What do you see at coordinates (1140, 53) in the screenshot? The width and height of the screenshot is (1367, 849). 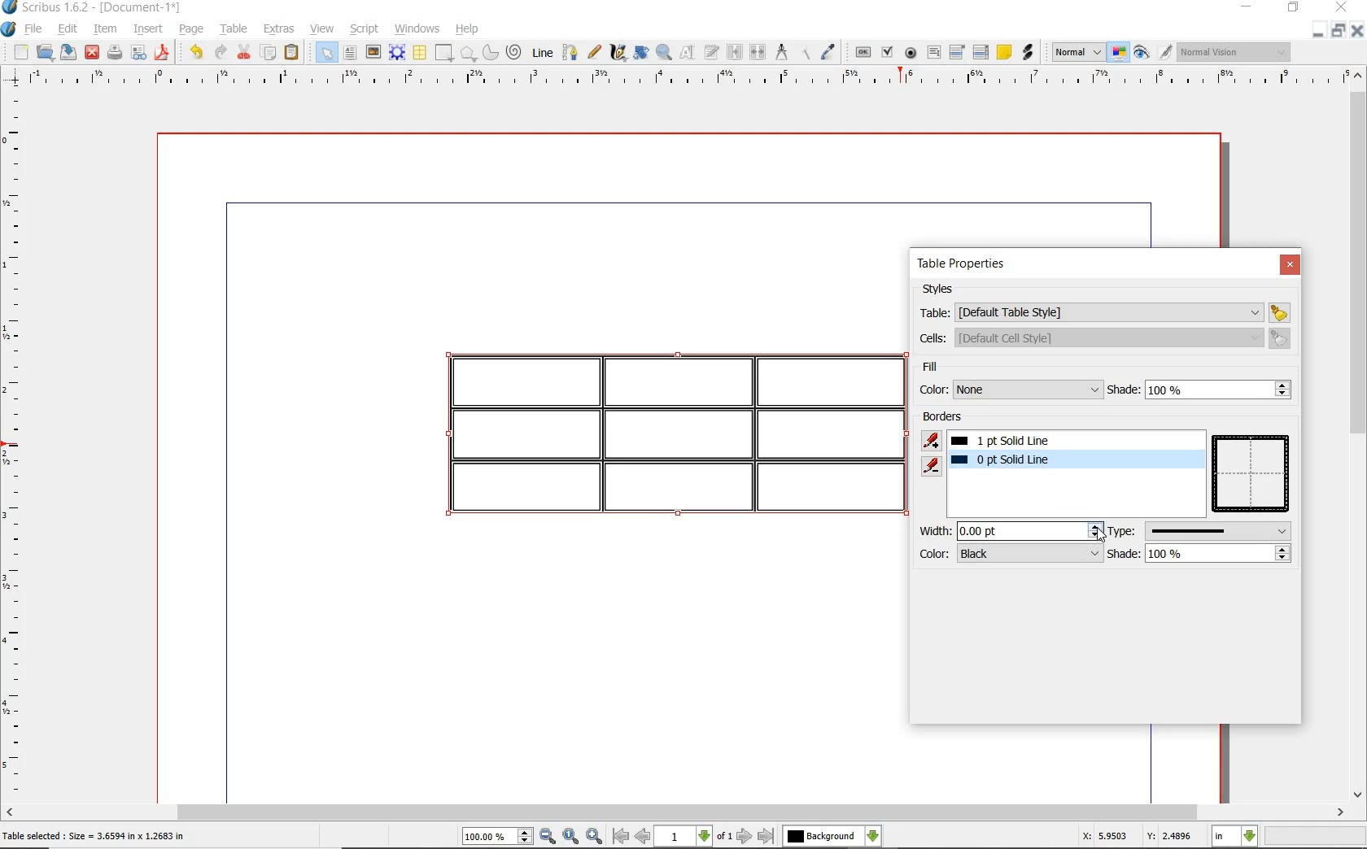 I see `preview mode` at bounding box center [1140, 53].